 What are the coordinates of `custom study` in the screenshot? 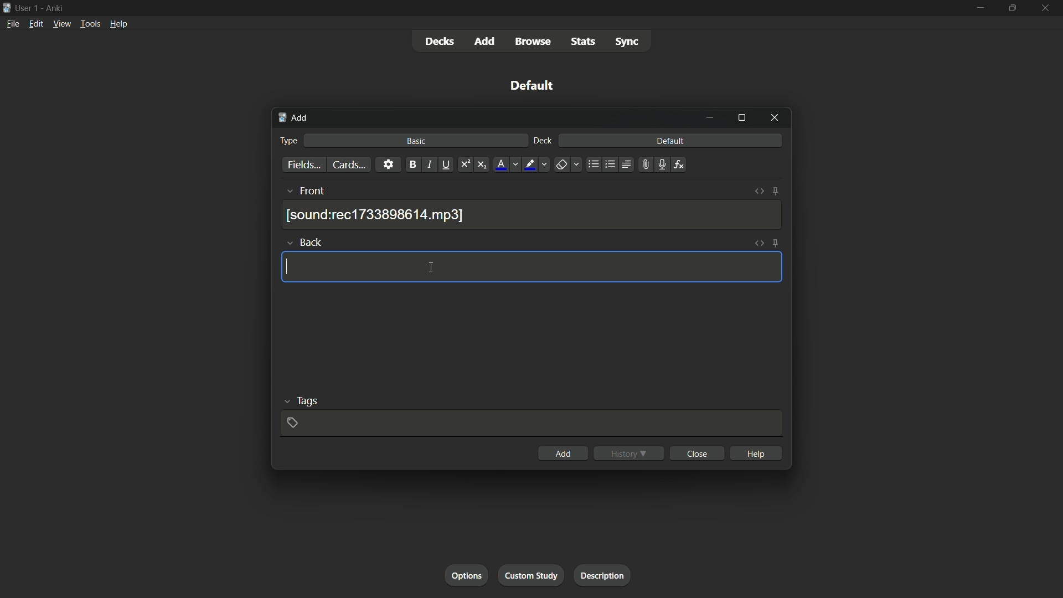 It's located at (531, 575).